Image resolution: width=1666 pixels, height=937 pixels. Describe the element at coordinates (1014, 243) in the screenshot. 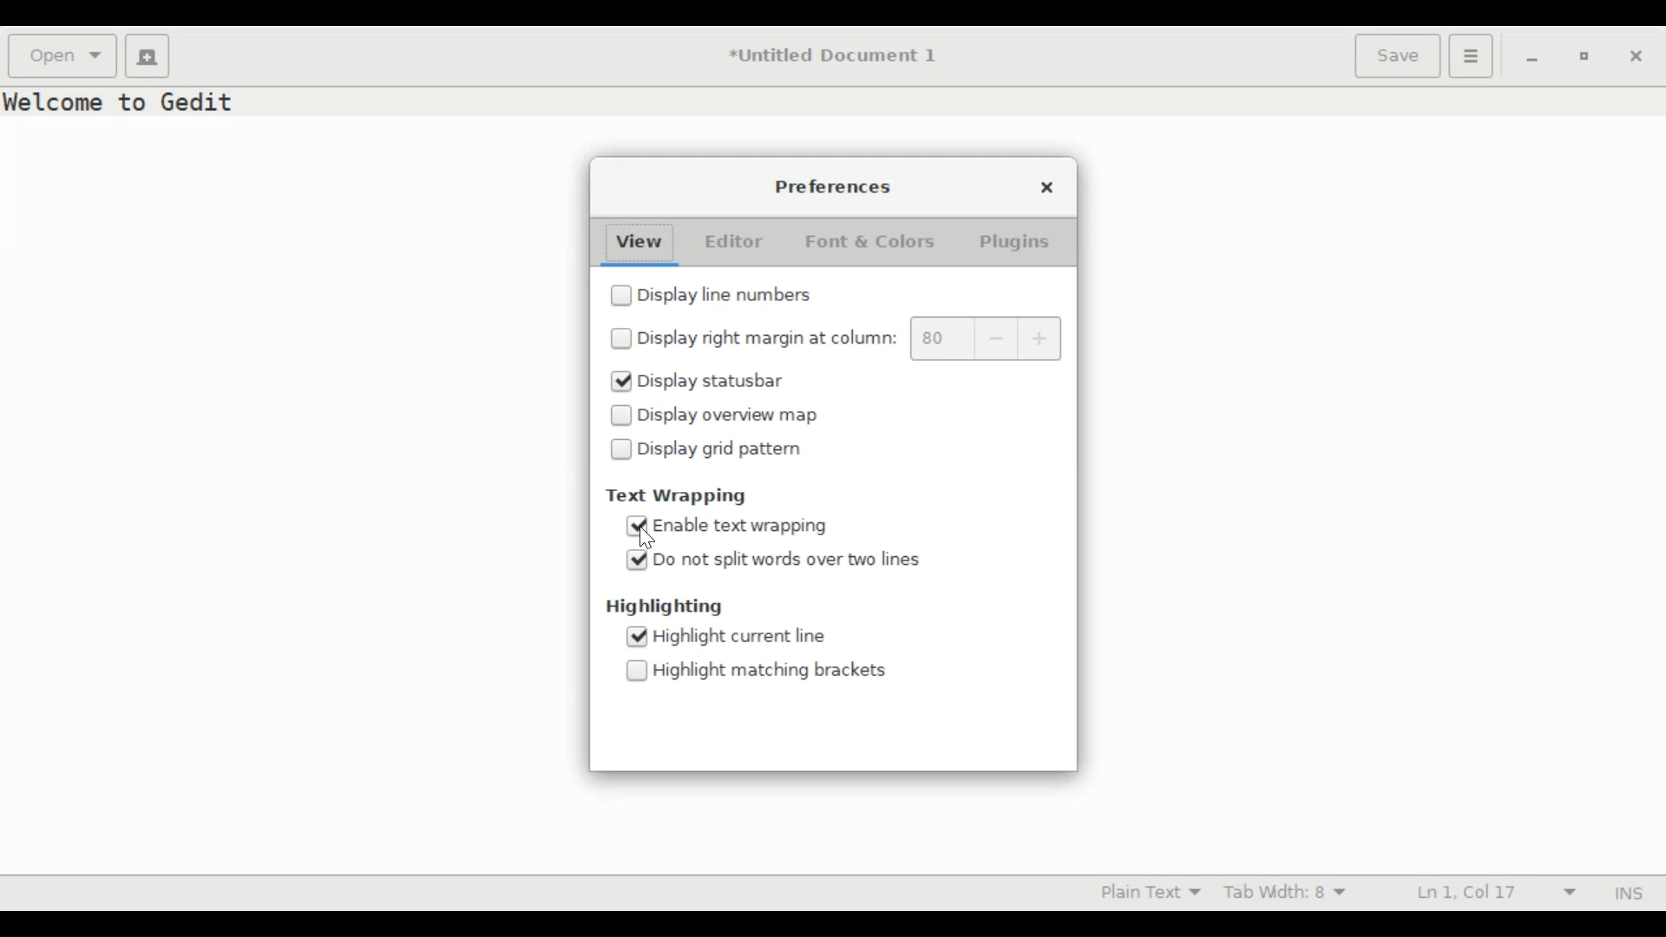

I see `Plugins` at that location.